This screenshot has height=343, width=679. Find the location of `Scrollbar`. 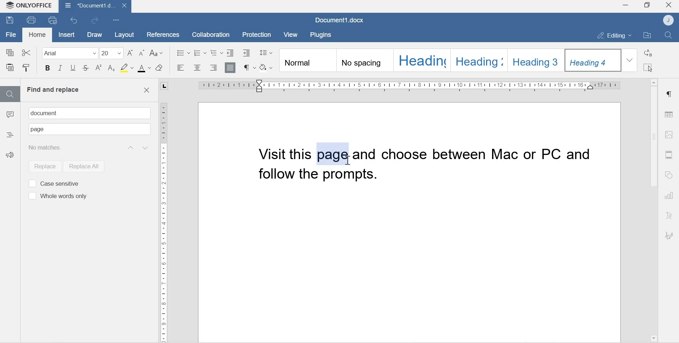

Scrollbar is located at coordinates (653, 137).